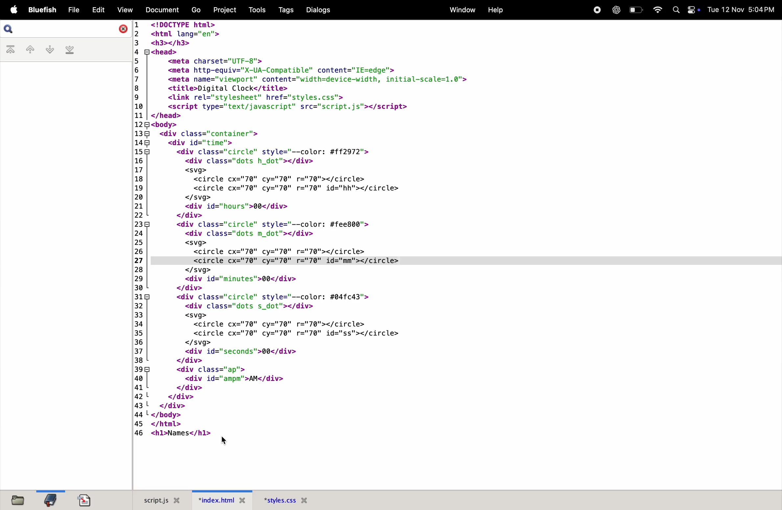 The image size is (782, 510). What do you see at coordinates (496, 9) in the screenshot?
I see `help` at bounding box center [496, 9].